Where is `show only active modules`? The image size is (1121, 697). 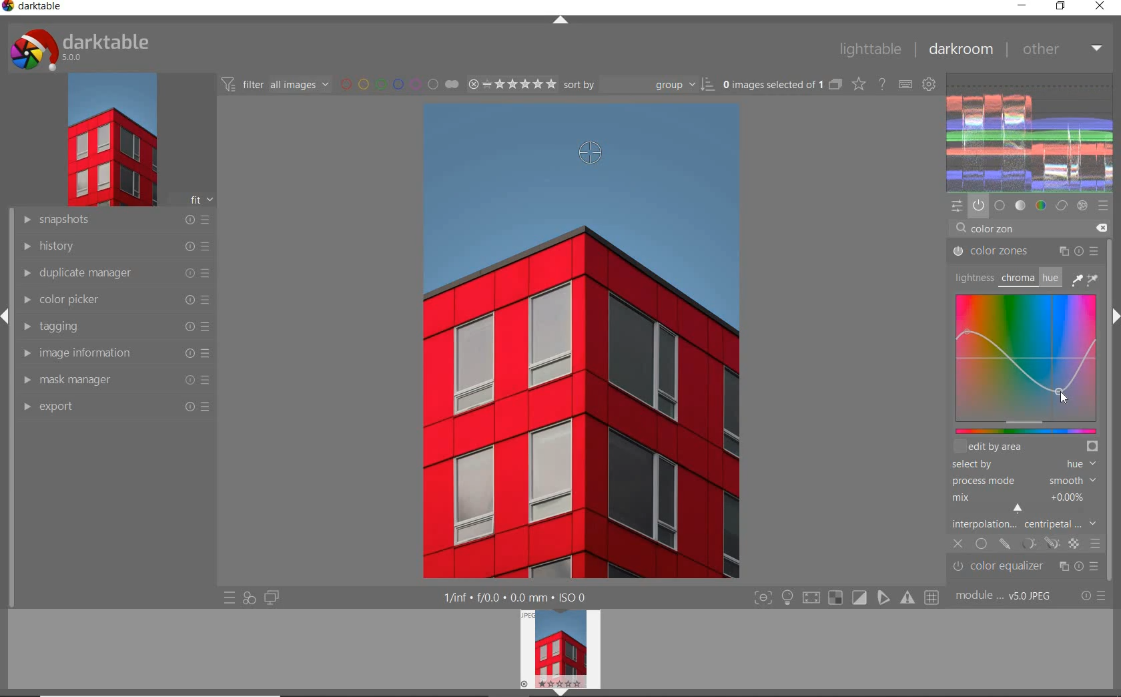
show only active modules is located at coordinates (978, 205).